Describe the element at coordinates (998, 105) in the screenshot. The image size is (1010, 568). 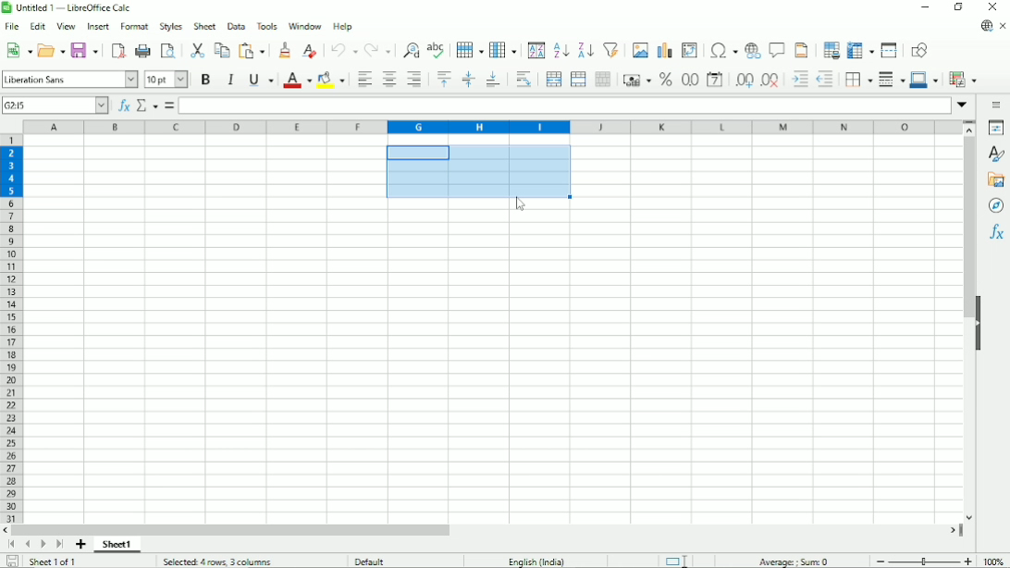
I see `Sidebar settings` at that location.